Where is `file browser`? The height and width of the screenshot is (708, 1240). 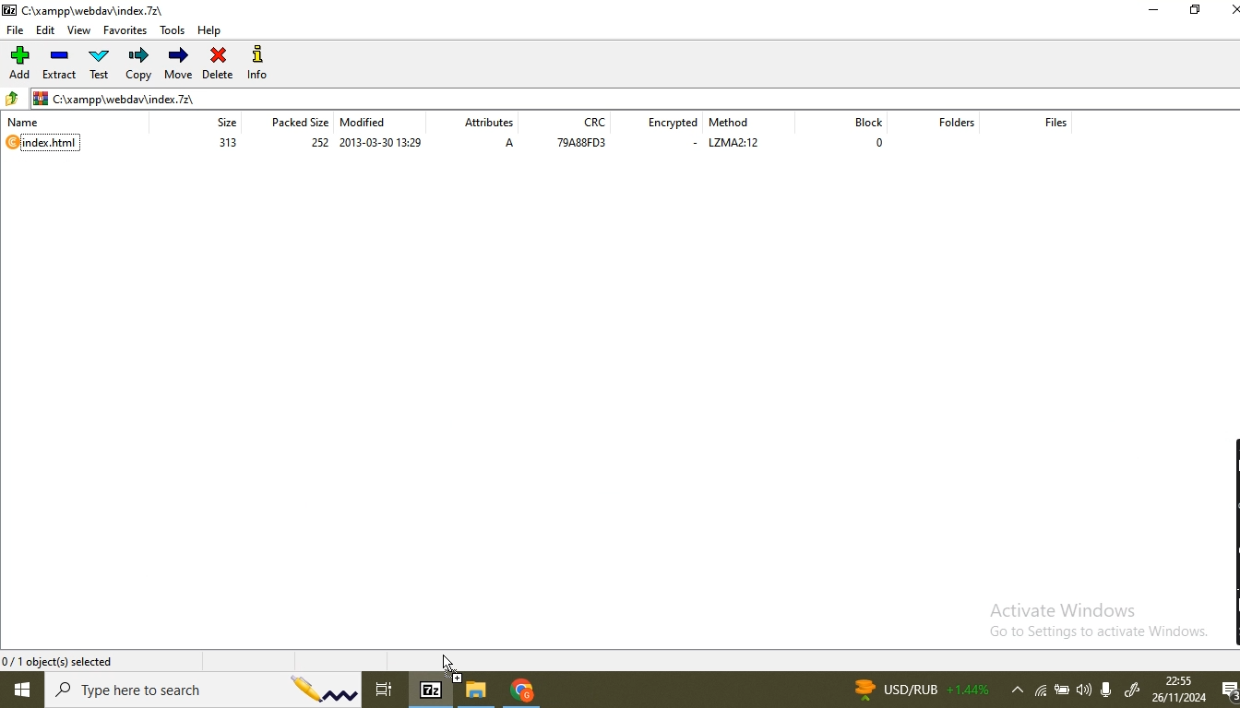 file browser is located at coordinates (479, 690).